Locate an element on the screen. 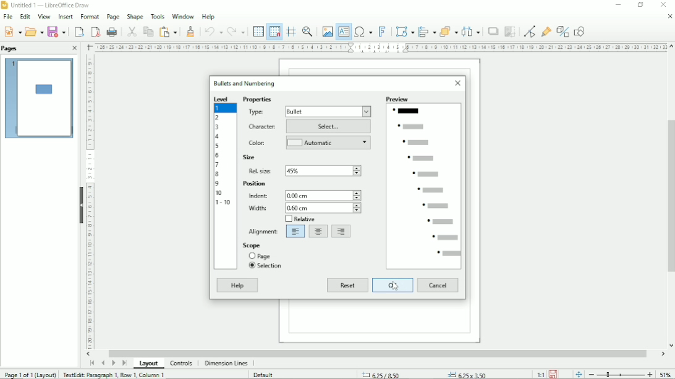 The image size is (675, 379). 6.25x8.50 is located at coordinates (381, 374).